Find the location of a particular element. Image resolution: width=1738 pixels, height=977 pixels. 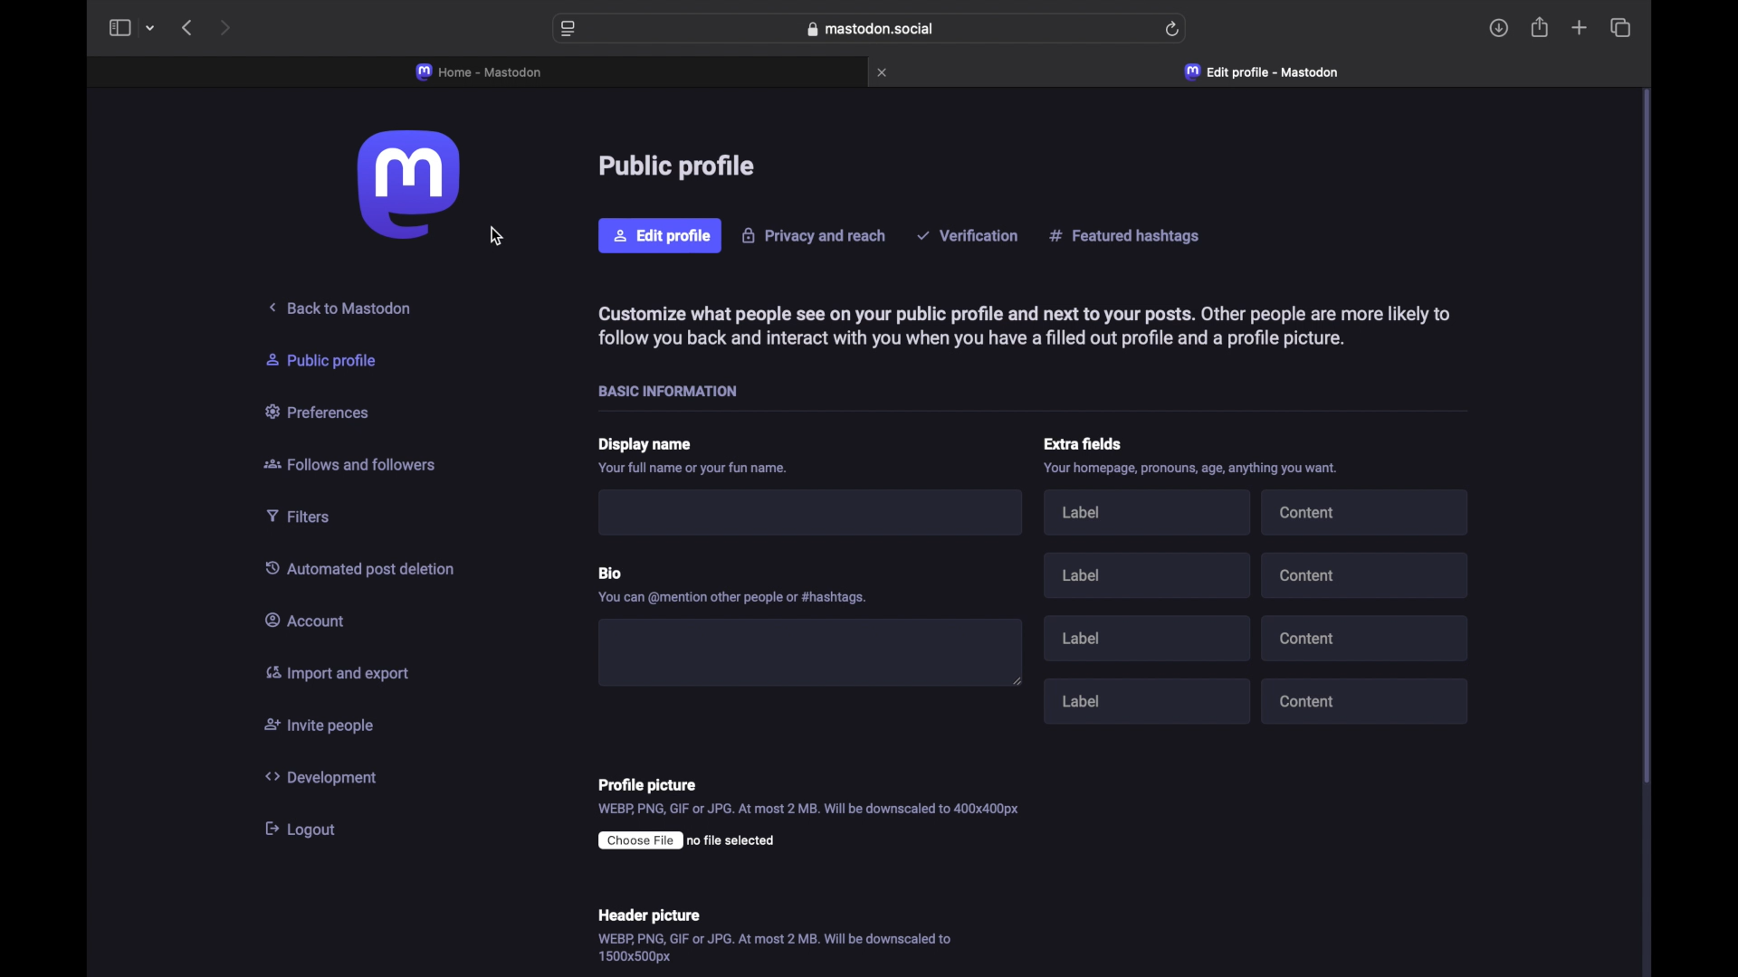

invite people is located at coordinates (320, 725).